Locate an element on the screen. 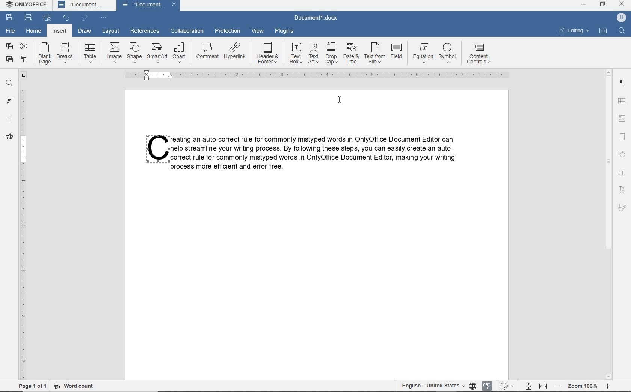 The image size is (631, 392). open file location is located at coordinates (603, 30).